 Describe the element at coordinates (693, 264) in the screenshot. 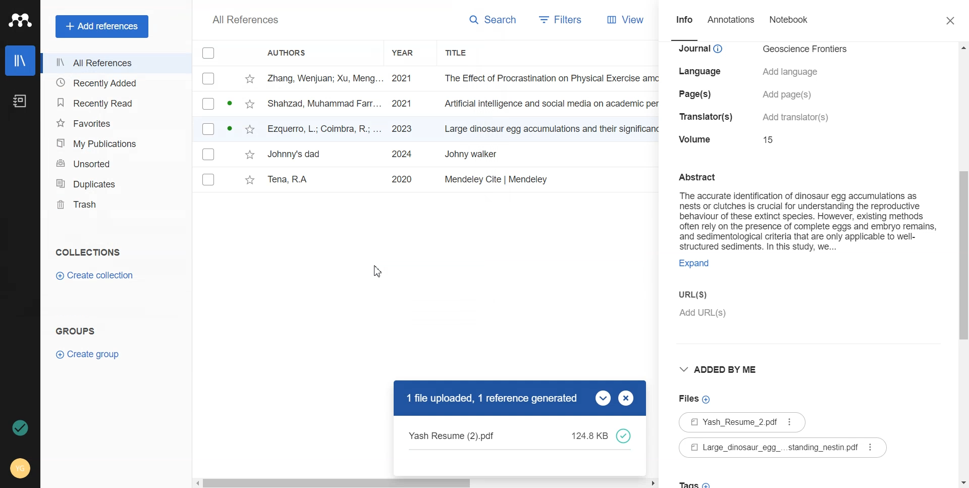

I see `expand` at that location.